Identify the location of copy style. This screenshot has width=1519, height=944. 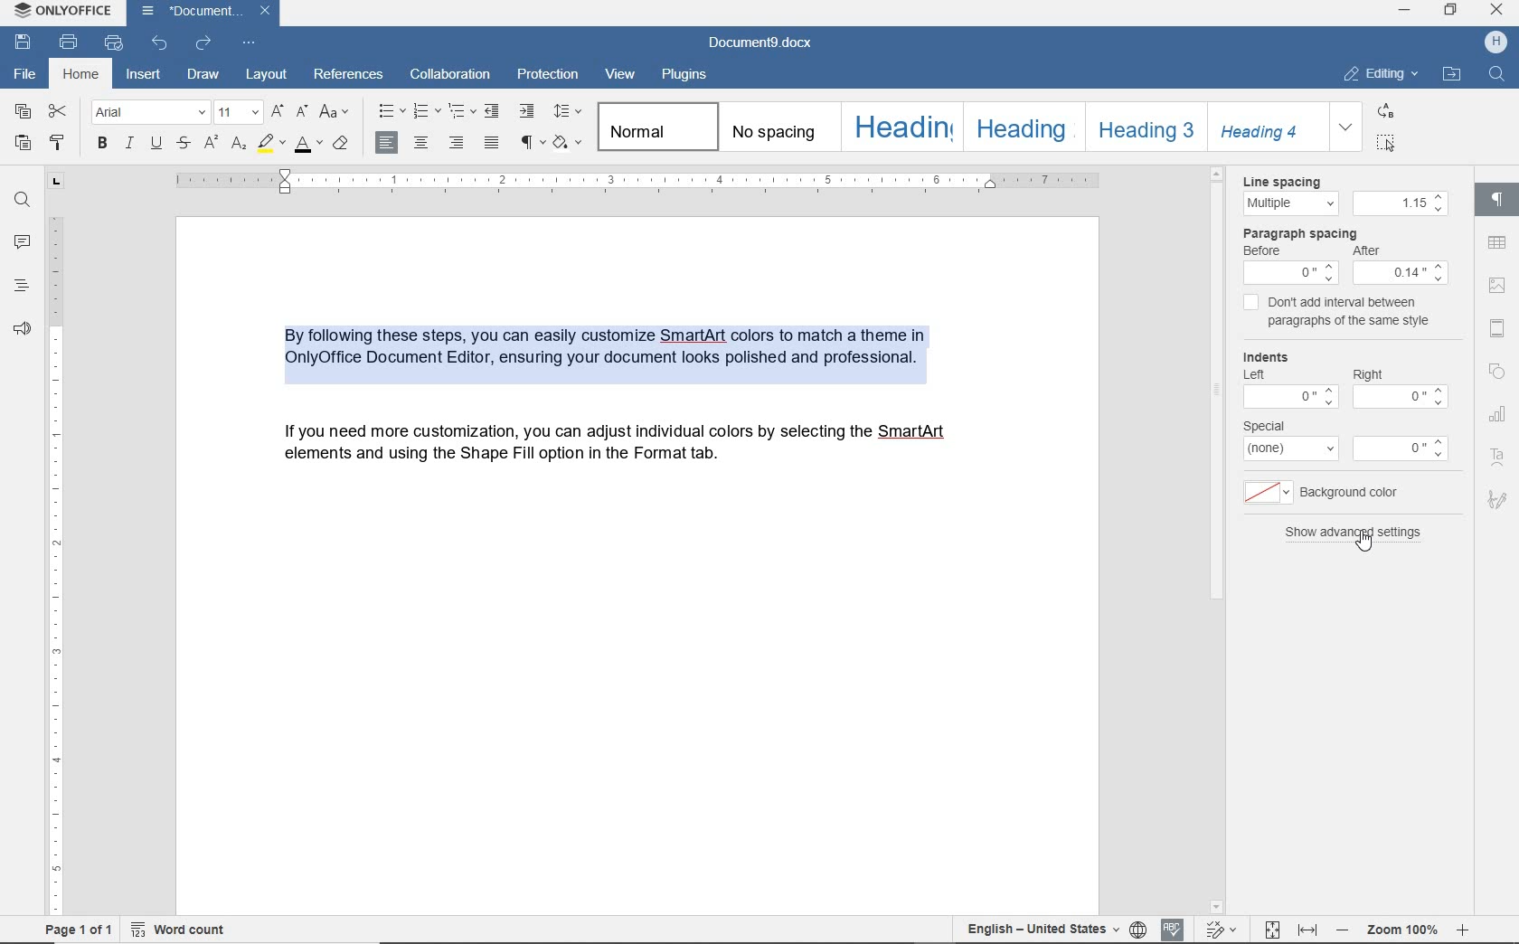
(56, 143).